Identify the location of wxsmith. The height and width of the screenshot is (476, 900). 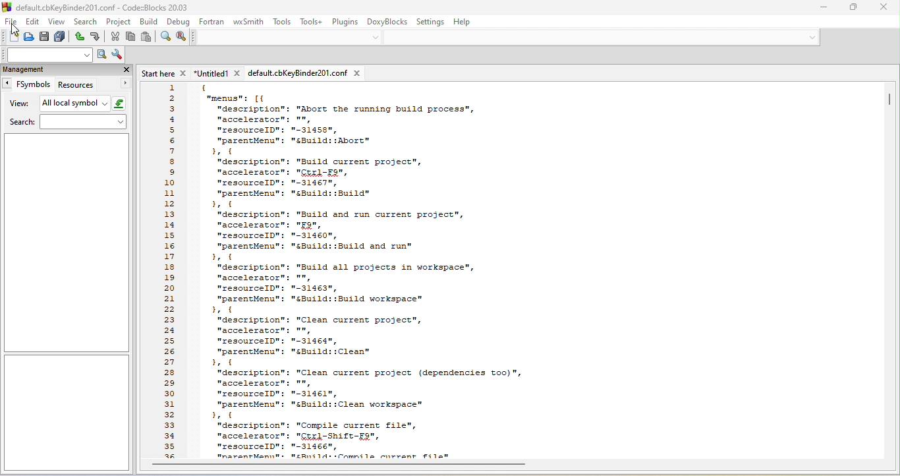
(250, 21).